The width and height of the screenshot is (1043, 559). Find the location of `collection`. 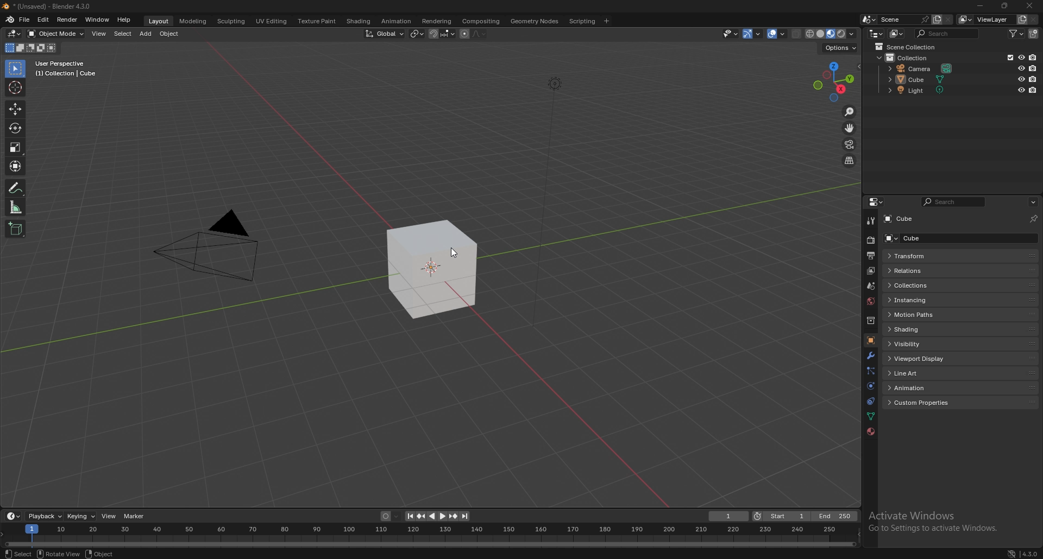

collection is located at coordinates (903, 58).